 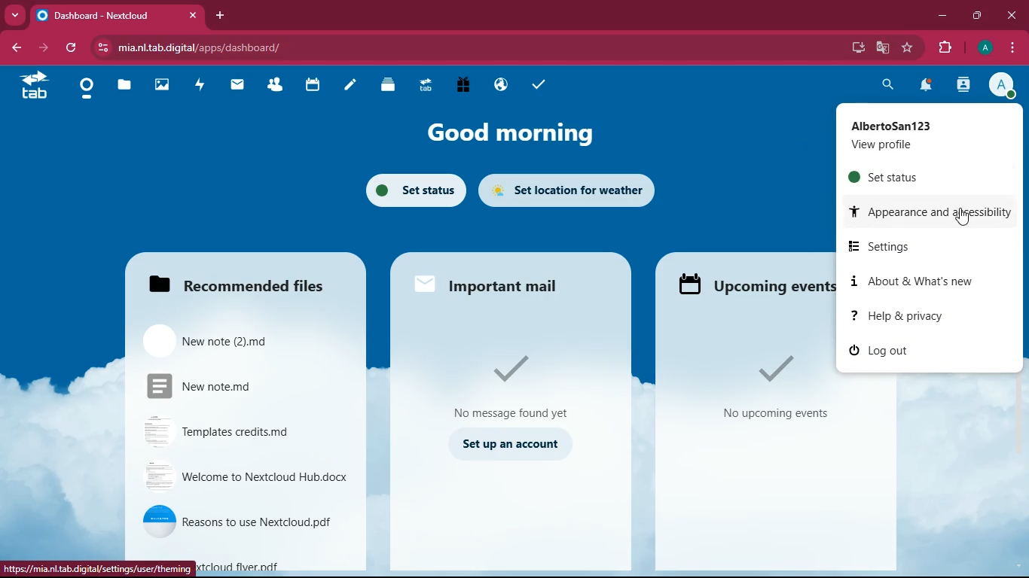 What do you see at coordinates (72, 48) in the screenshot?
I see `refresh` at bounding box center [72, 48].